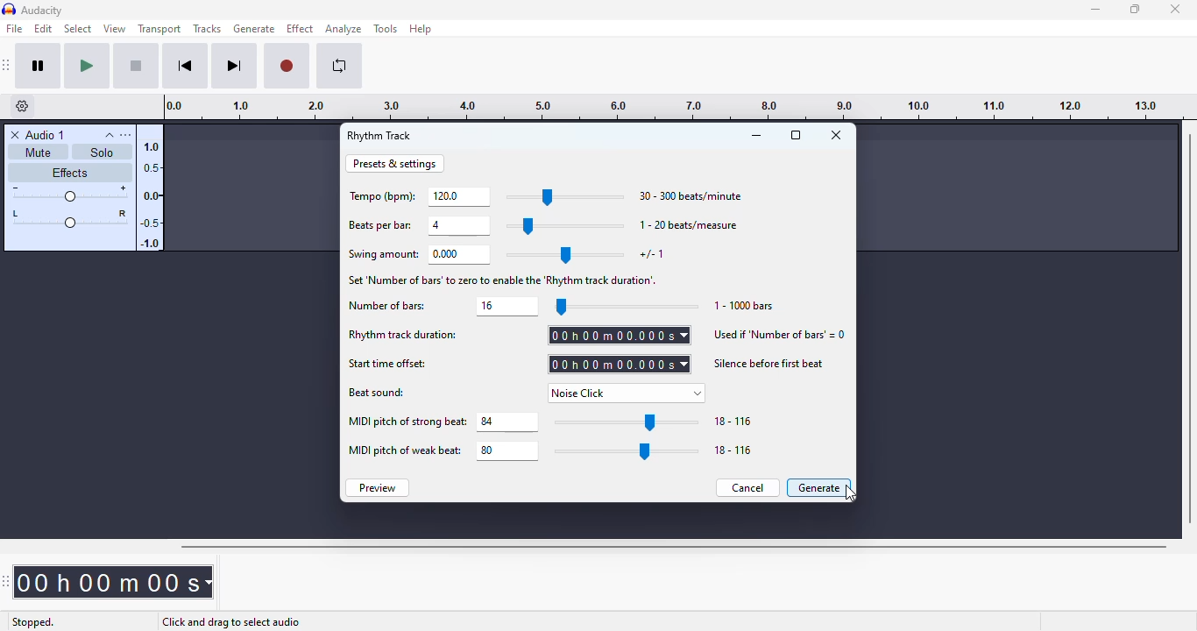 The image size is (1197, 631). I want to click on effect, so click(301, 28).